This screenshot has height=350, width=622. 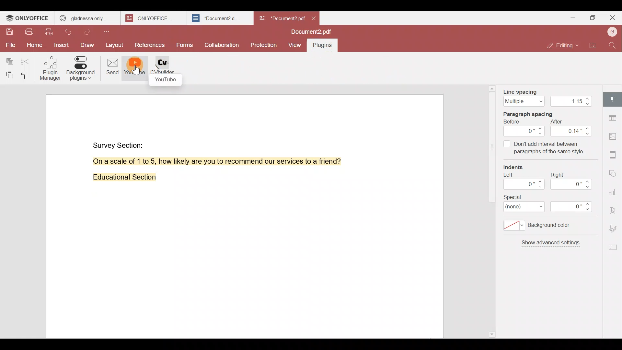 I want to click on Right, so click(x=573, y=181).